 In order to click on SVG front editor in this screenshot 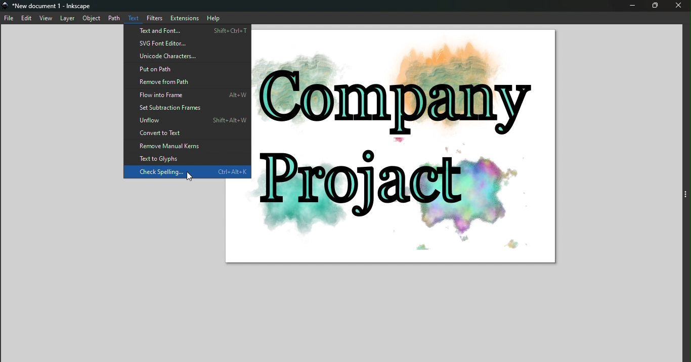, I will do `click(188, 43)`.